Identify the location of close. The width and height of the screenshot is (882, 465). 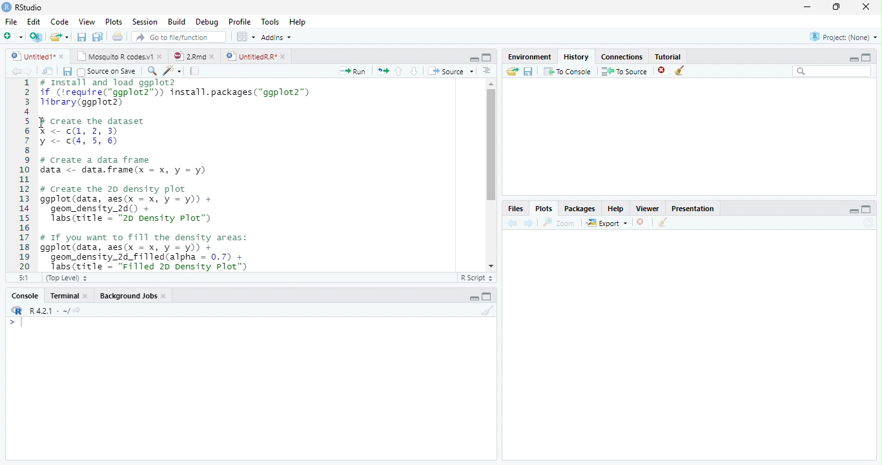
(284, 56).